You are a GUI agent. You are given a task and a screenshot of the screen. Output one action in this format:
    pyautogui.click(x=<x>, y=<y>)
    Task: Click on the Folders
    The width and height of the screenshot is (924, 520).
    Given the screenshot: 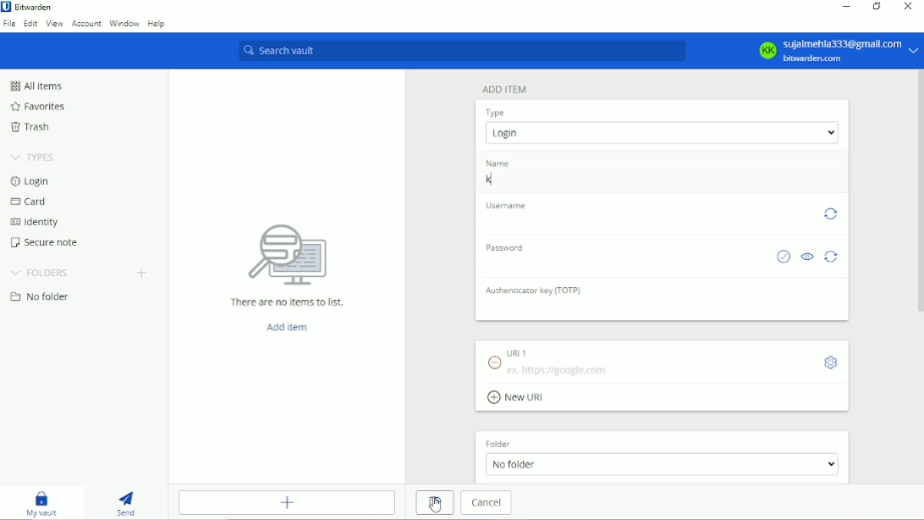 What is the action you would take?
    pyautogui.click(x=42, y=271)
    